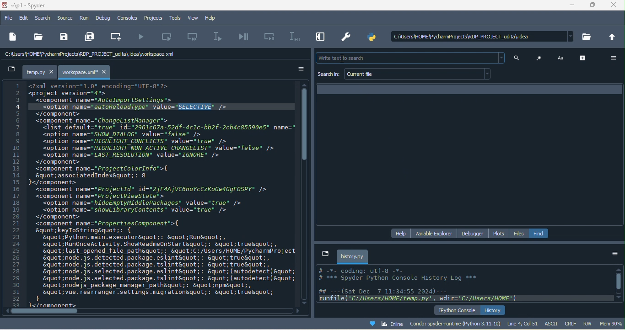 Image resolution: width=625 pixels, height=330 pixels. I want to click on cursor, so click(345, 60).